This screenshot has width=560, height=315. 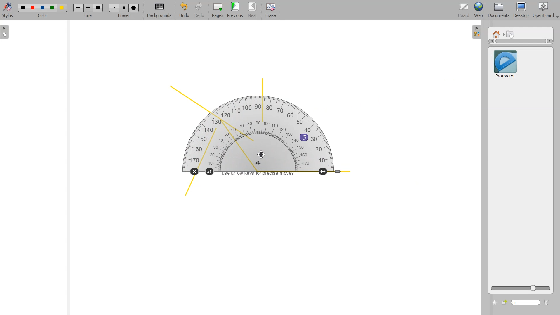 What do you see at coordinates (183, 11) in the screenshot?
I see `Undo` at bounding box center [183, 11].